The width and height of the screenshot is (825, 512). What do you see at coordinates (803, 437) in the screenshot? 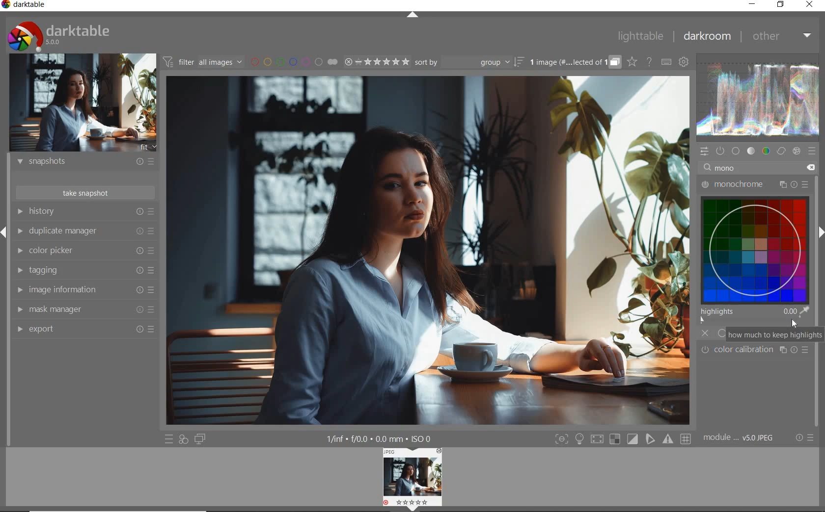
I see `reset or presets and preferences` at bounding box center [803, 437].